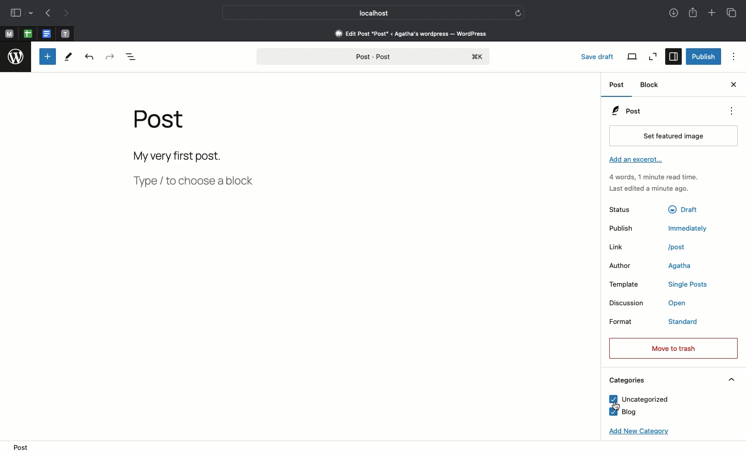 Image resolution: width=746 pixels, height=453 pixels. Describe the element at coordinates (21, 447) in the screenshot. I see `Post` at that location.